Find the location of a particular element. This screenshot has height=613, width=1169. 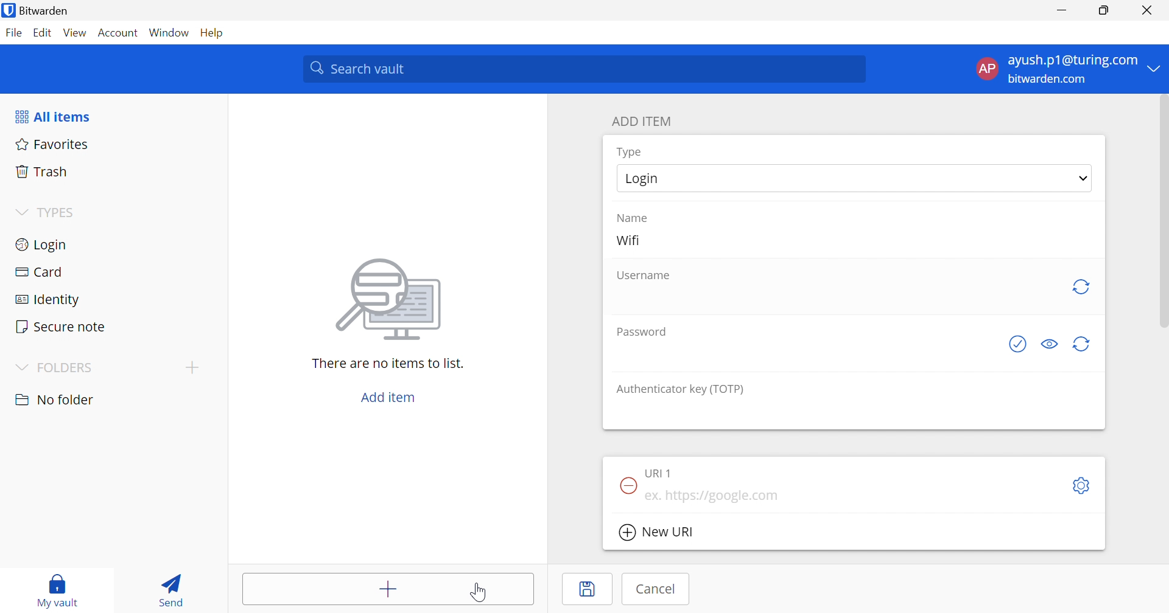

Add item is located at coordinates (388, 397).